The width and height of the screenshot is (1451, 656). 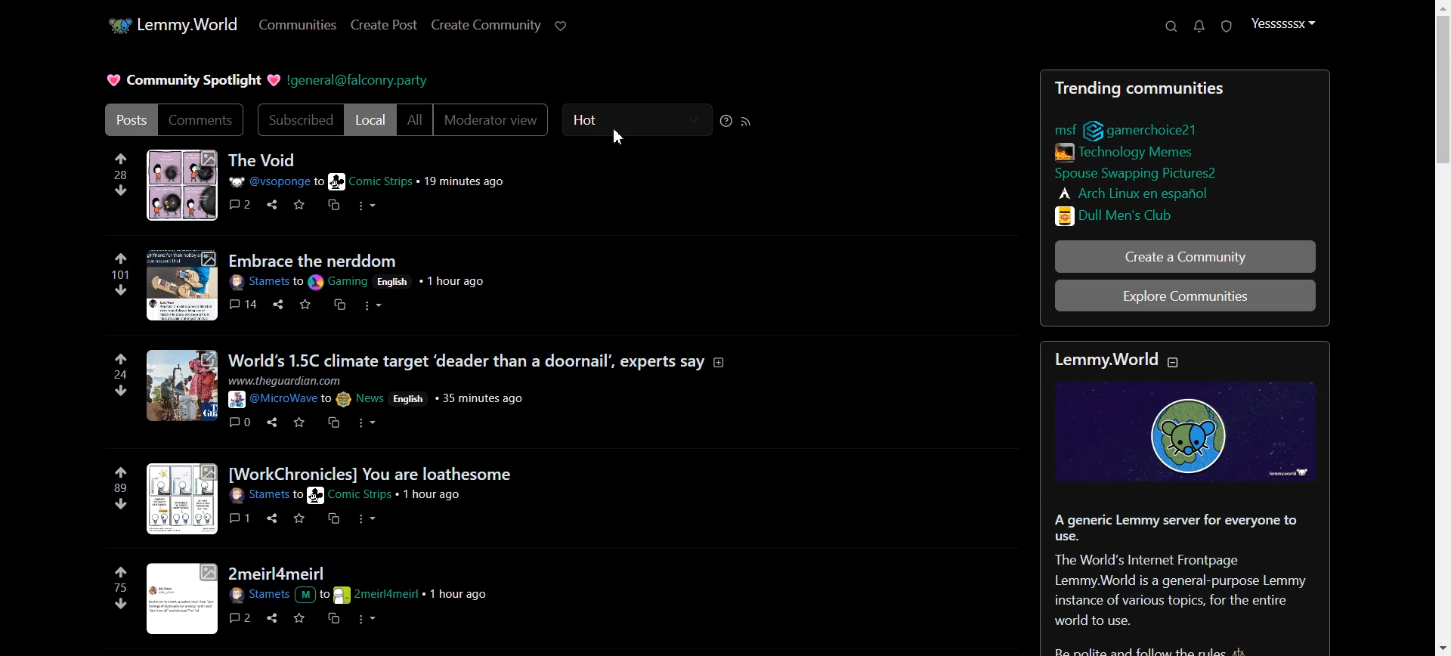 I want to click on Moderator view, so click(x=492, y=121).